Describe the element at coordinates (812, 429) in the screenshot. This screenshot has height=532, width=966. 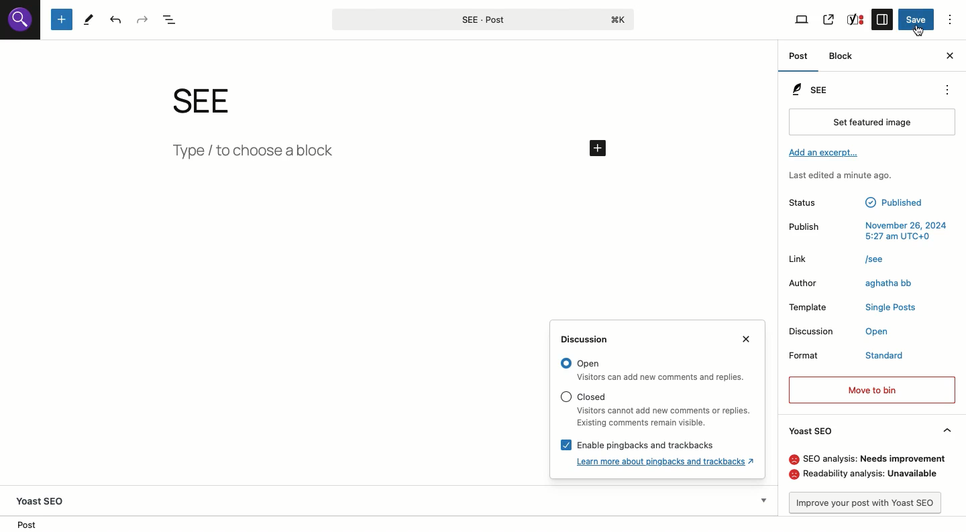
I see `Yoast SEO` at that location.